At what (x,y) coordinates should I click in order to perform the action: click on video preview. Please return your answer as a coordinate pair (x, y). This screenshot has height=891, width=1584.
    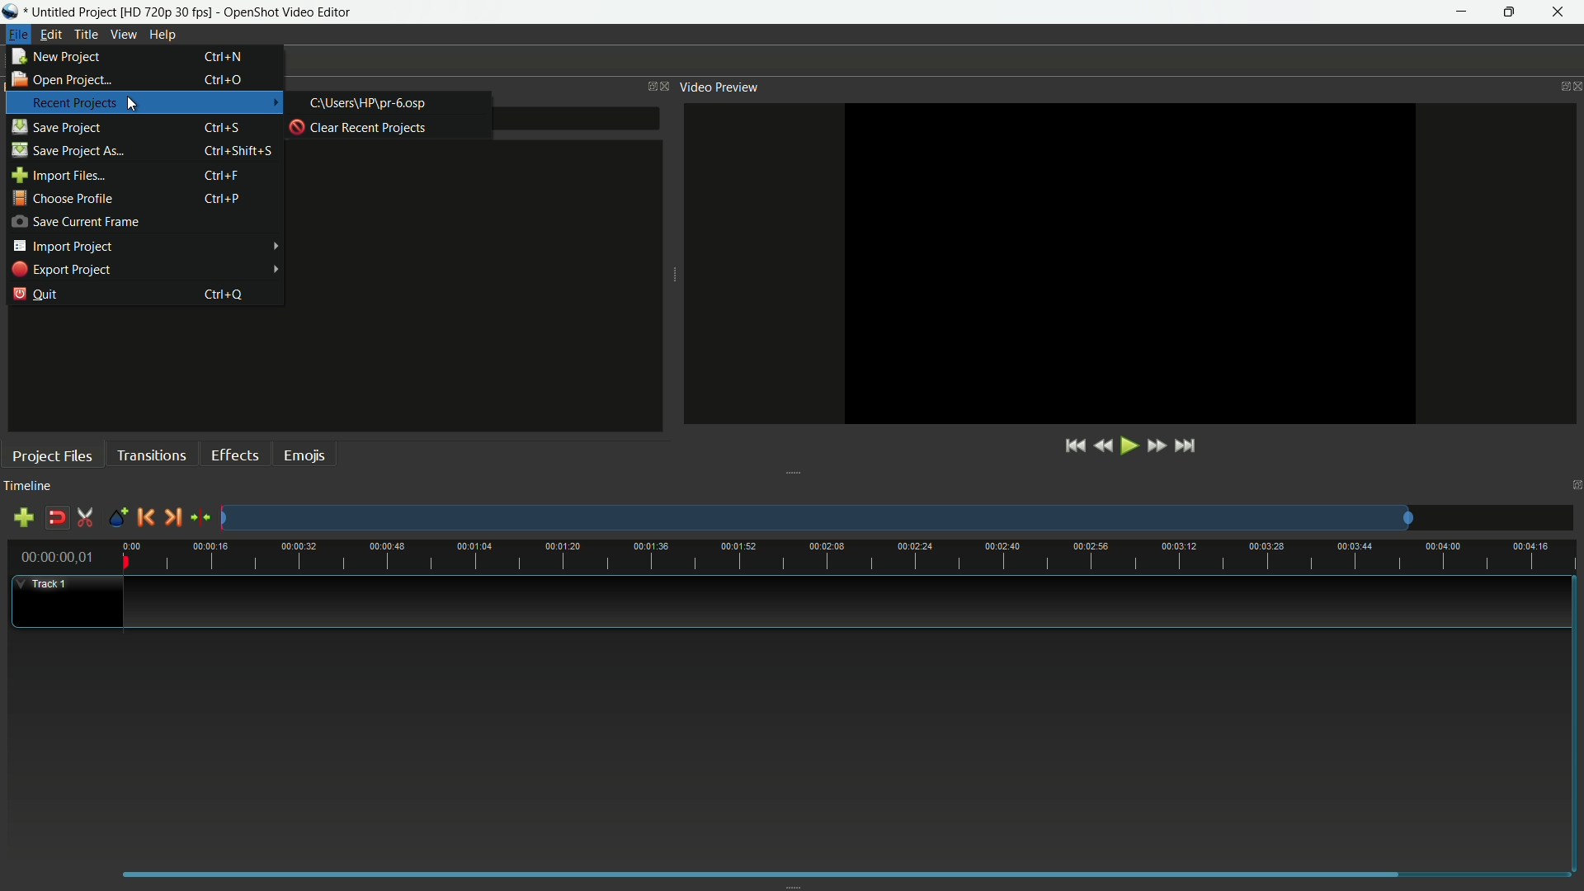
    Looking at the image, I should click on (719, 87).